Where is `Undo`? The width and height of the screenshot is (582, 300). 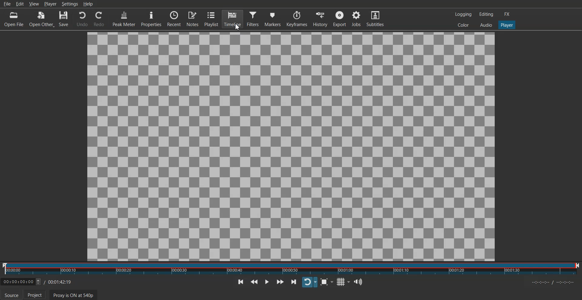 Undo is located at coordinates (82, 19).